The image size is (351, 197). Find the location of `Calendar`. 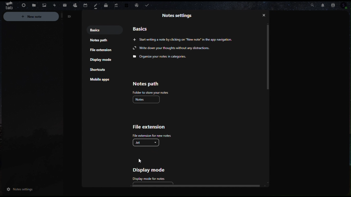

Calendar is located at coordinates (85, 5).